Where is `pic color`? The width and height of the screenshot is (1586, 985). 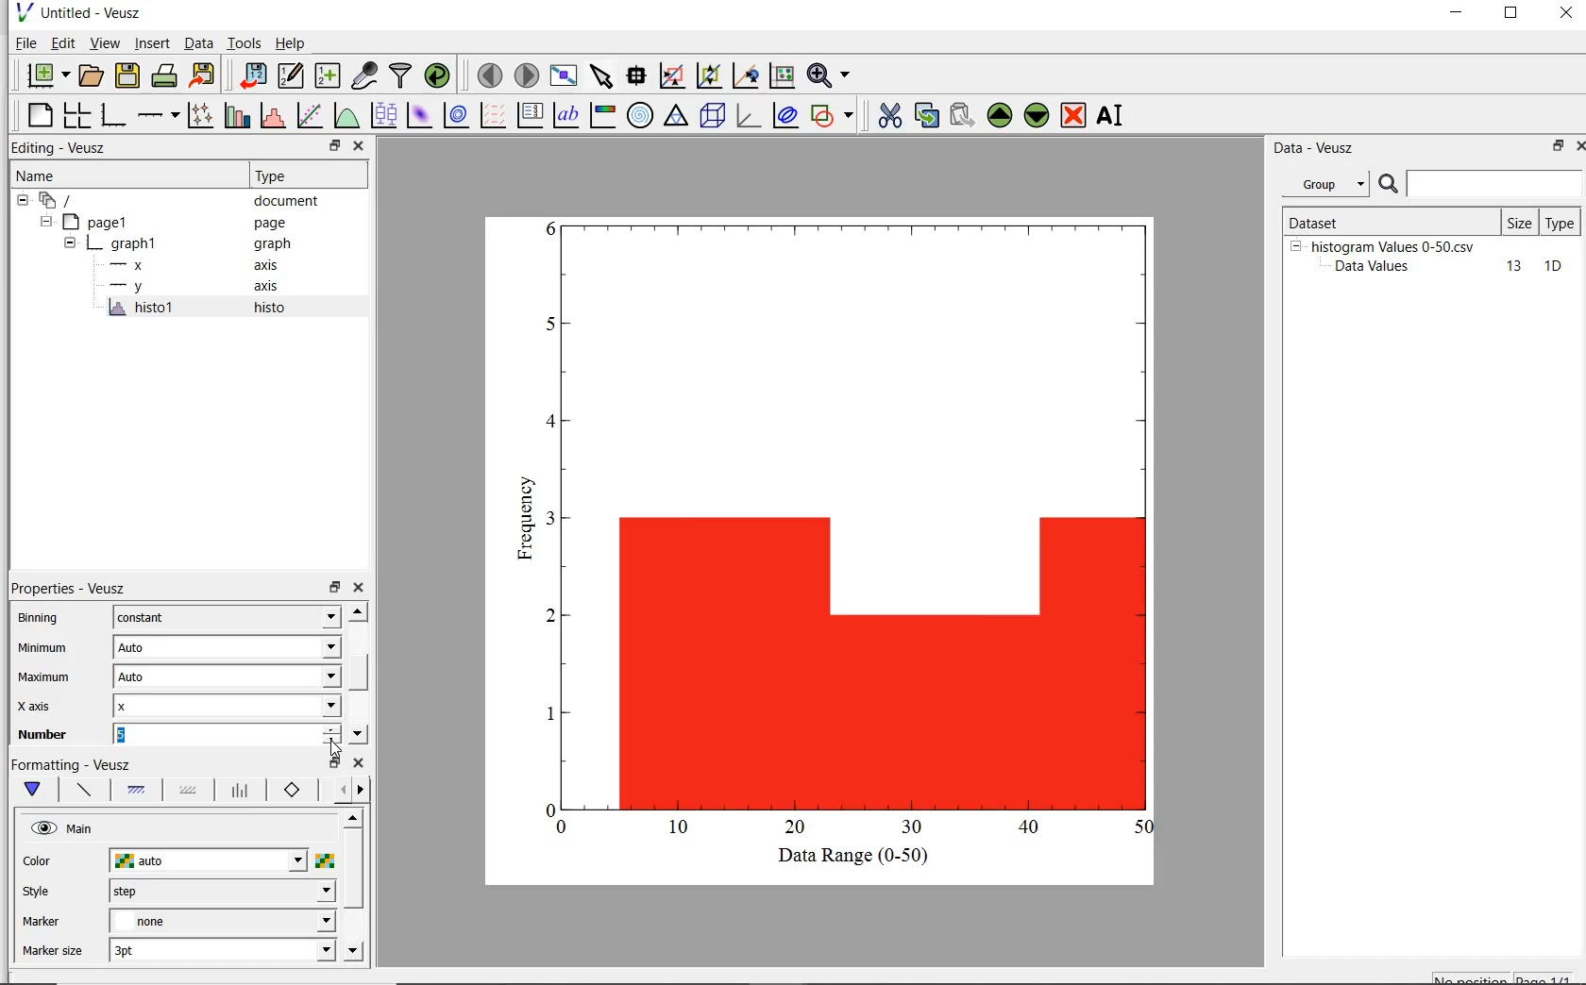 pic color is located at coordinates (325, 860).